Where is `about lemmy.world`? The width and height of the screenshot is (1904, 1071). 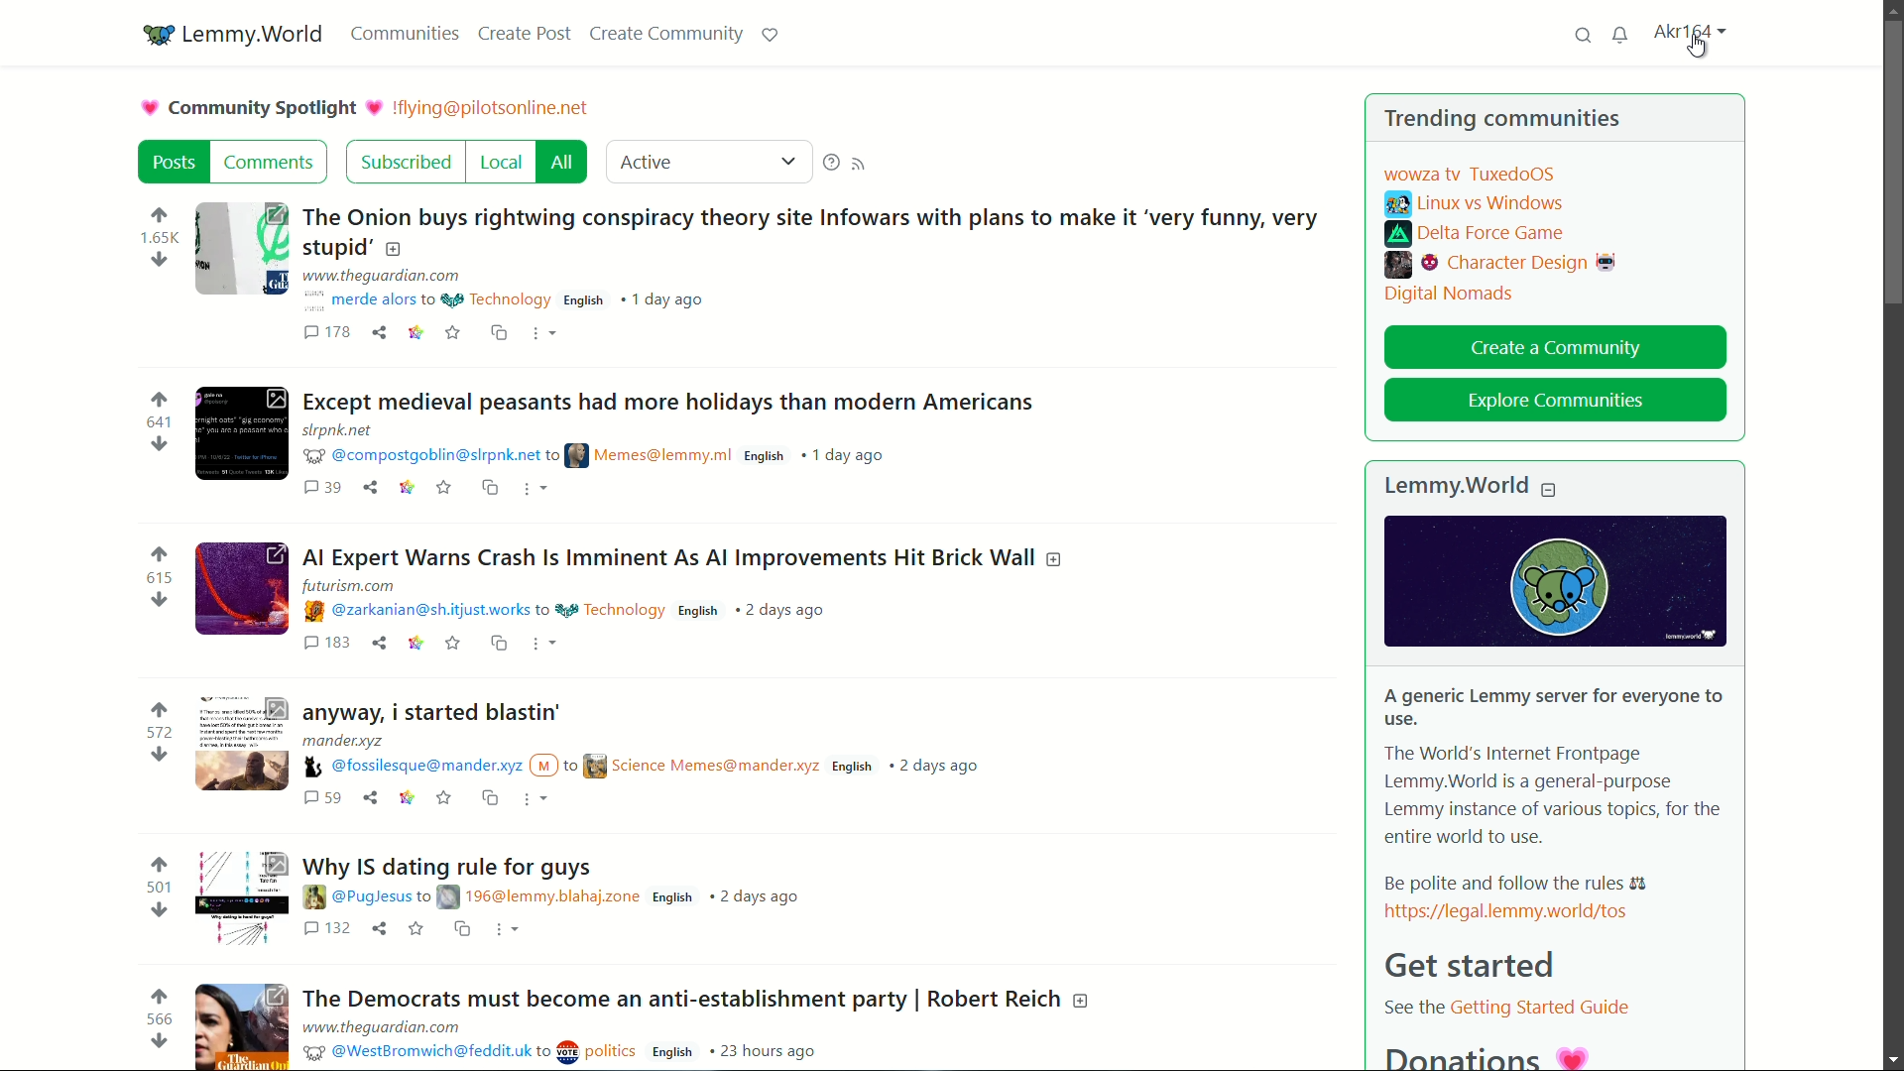
about lemmy.world is located at coordinates (1555, 788).